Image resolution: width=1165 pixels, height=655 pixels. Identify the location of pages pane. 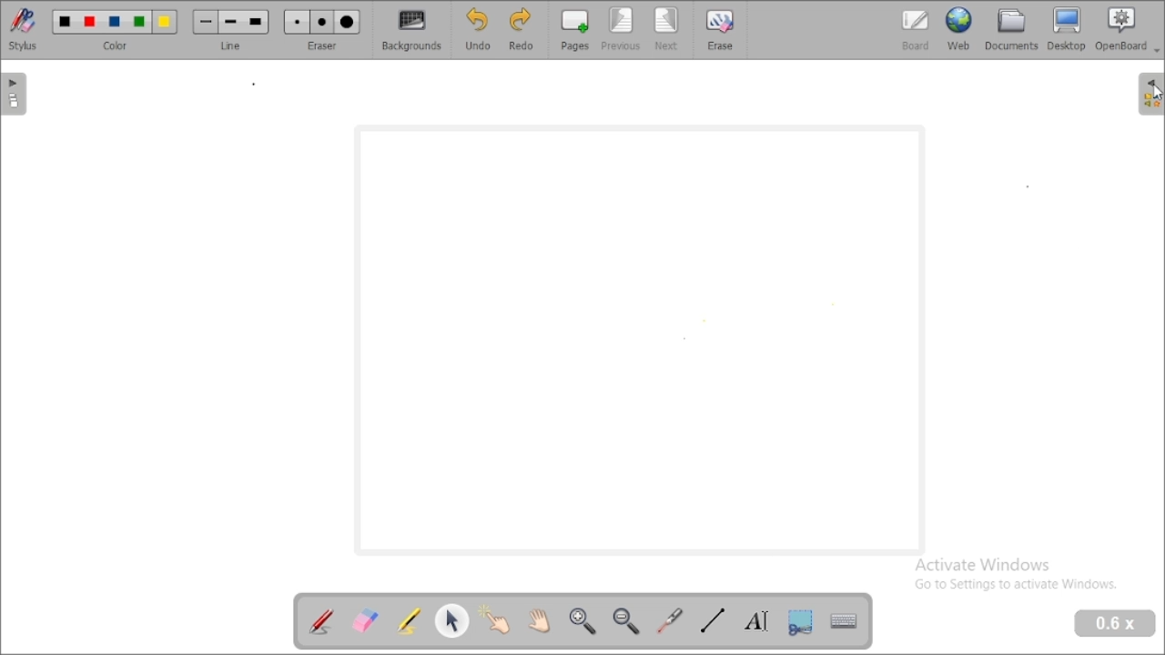
(16, 94).